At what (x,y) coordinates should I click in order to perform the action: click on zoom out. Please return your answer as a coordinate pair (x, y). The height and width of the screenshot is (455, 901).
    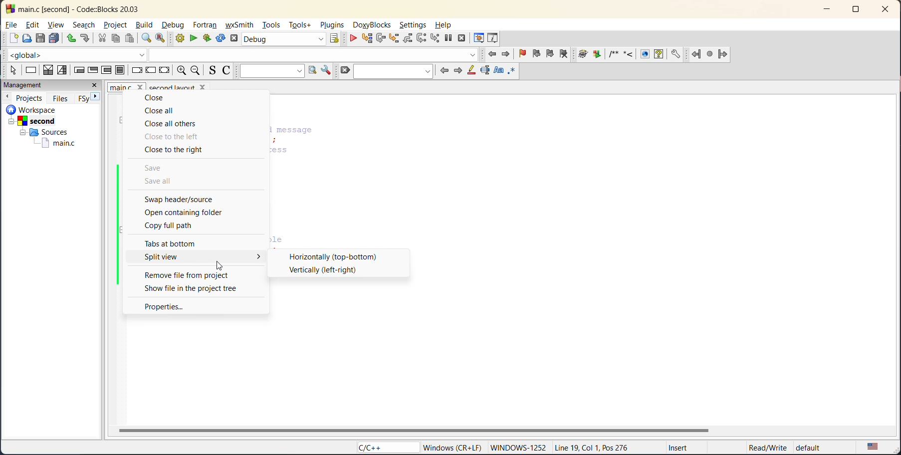
    Looking at the image, I should click on (195, 70).